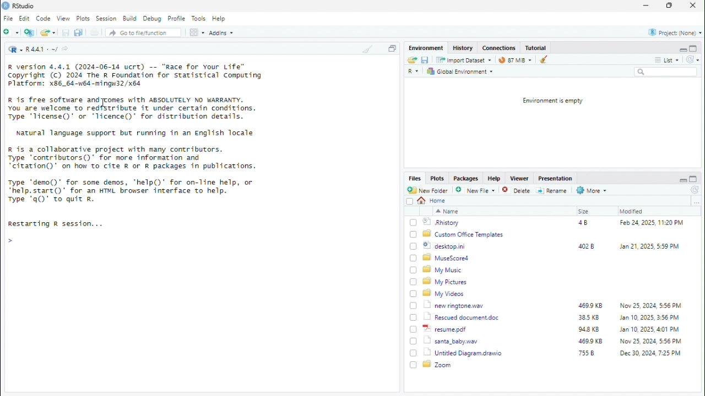 The width and height of the screenshot is (705, 396). Describe the element at coordinates (24, 7) in the screenshot. I see `RStudio` at that location.